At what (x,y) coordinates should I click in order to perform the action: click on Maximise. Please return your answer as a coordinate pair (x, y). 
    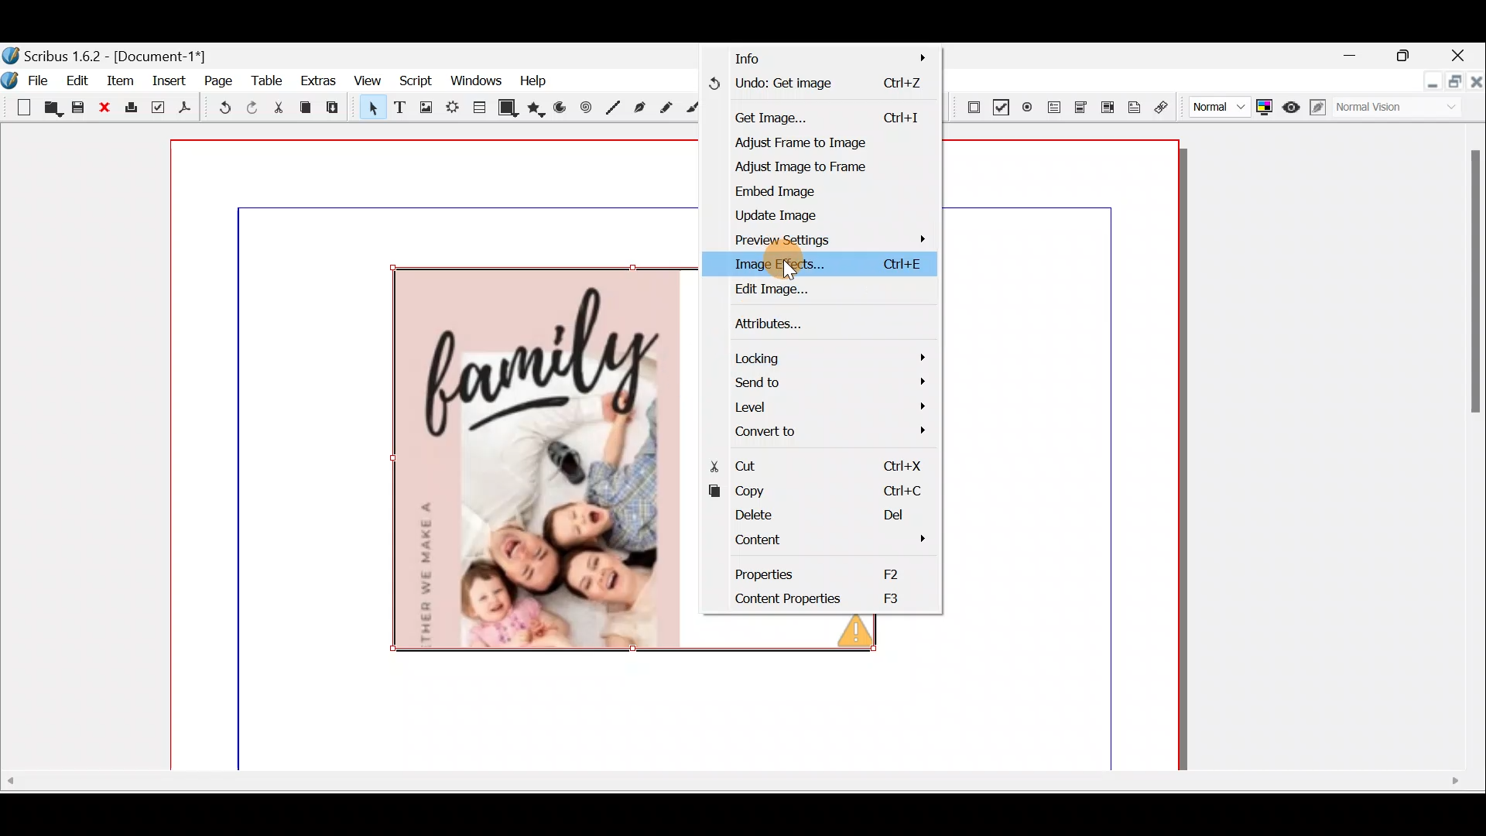
    Looking at the image, I should click on (1457, 84).